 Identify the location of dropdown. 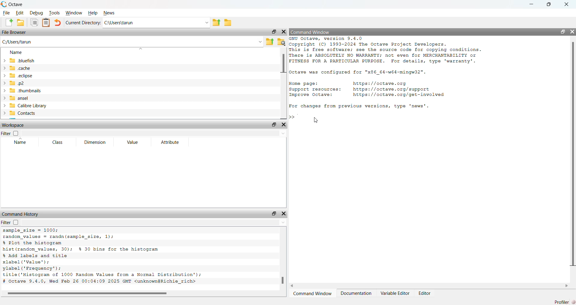
(283, 134).